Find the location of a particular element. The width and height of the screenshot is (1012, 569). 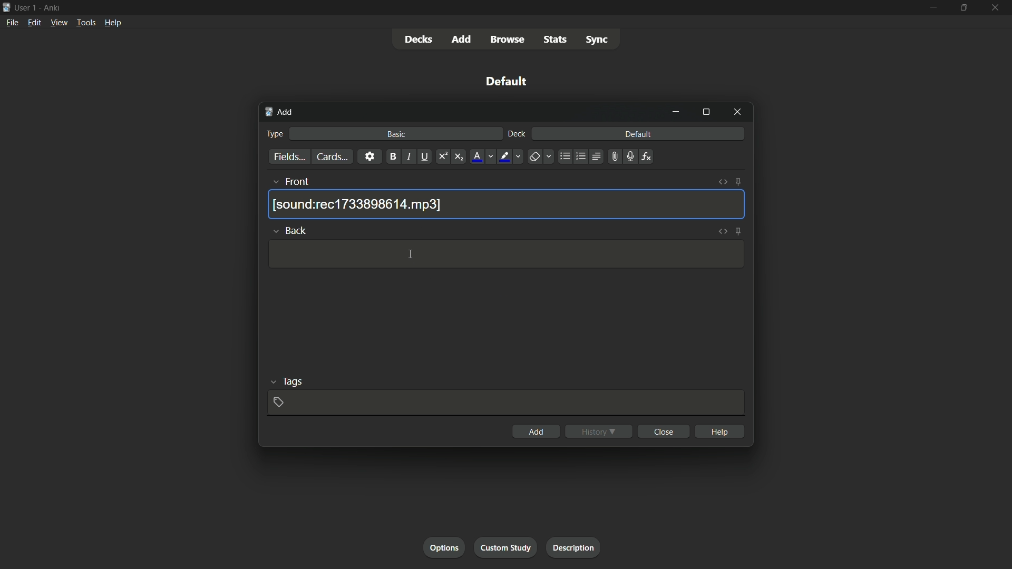

toggle sticky is located at coordinates (738, 182).